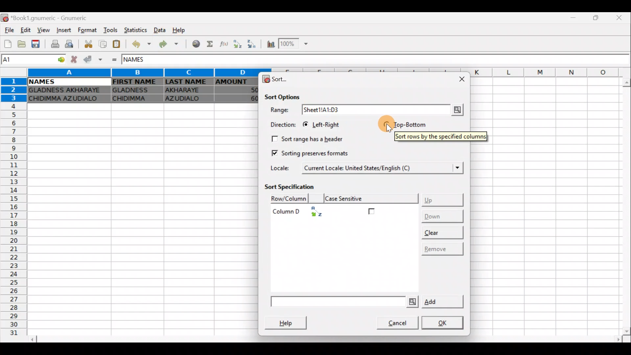 This screenshot has height=355, width=631. I want to click on Remove, so click(441, 248).